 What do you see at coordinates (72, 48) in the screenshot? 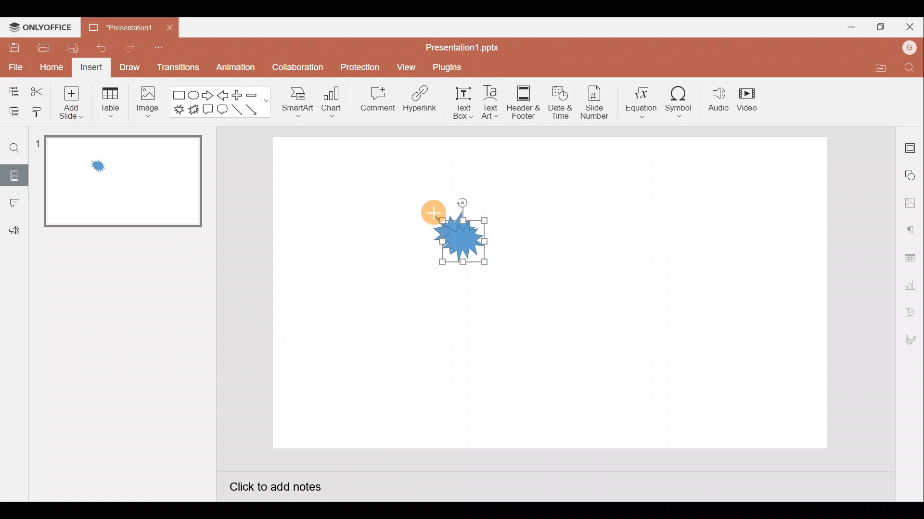
I see `Quick print` at bounding box center [72, 48].